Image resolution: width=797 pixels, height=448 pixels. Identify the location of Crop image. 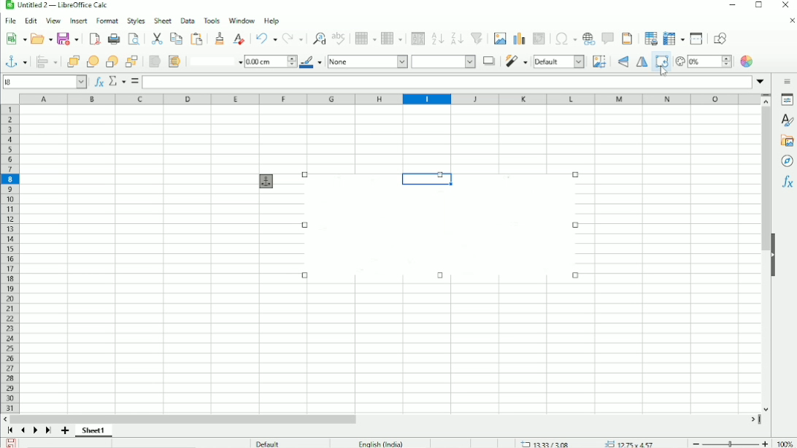
(600, 61).